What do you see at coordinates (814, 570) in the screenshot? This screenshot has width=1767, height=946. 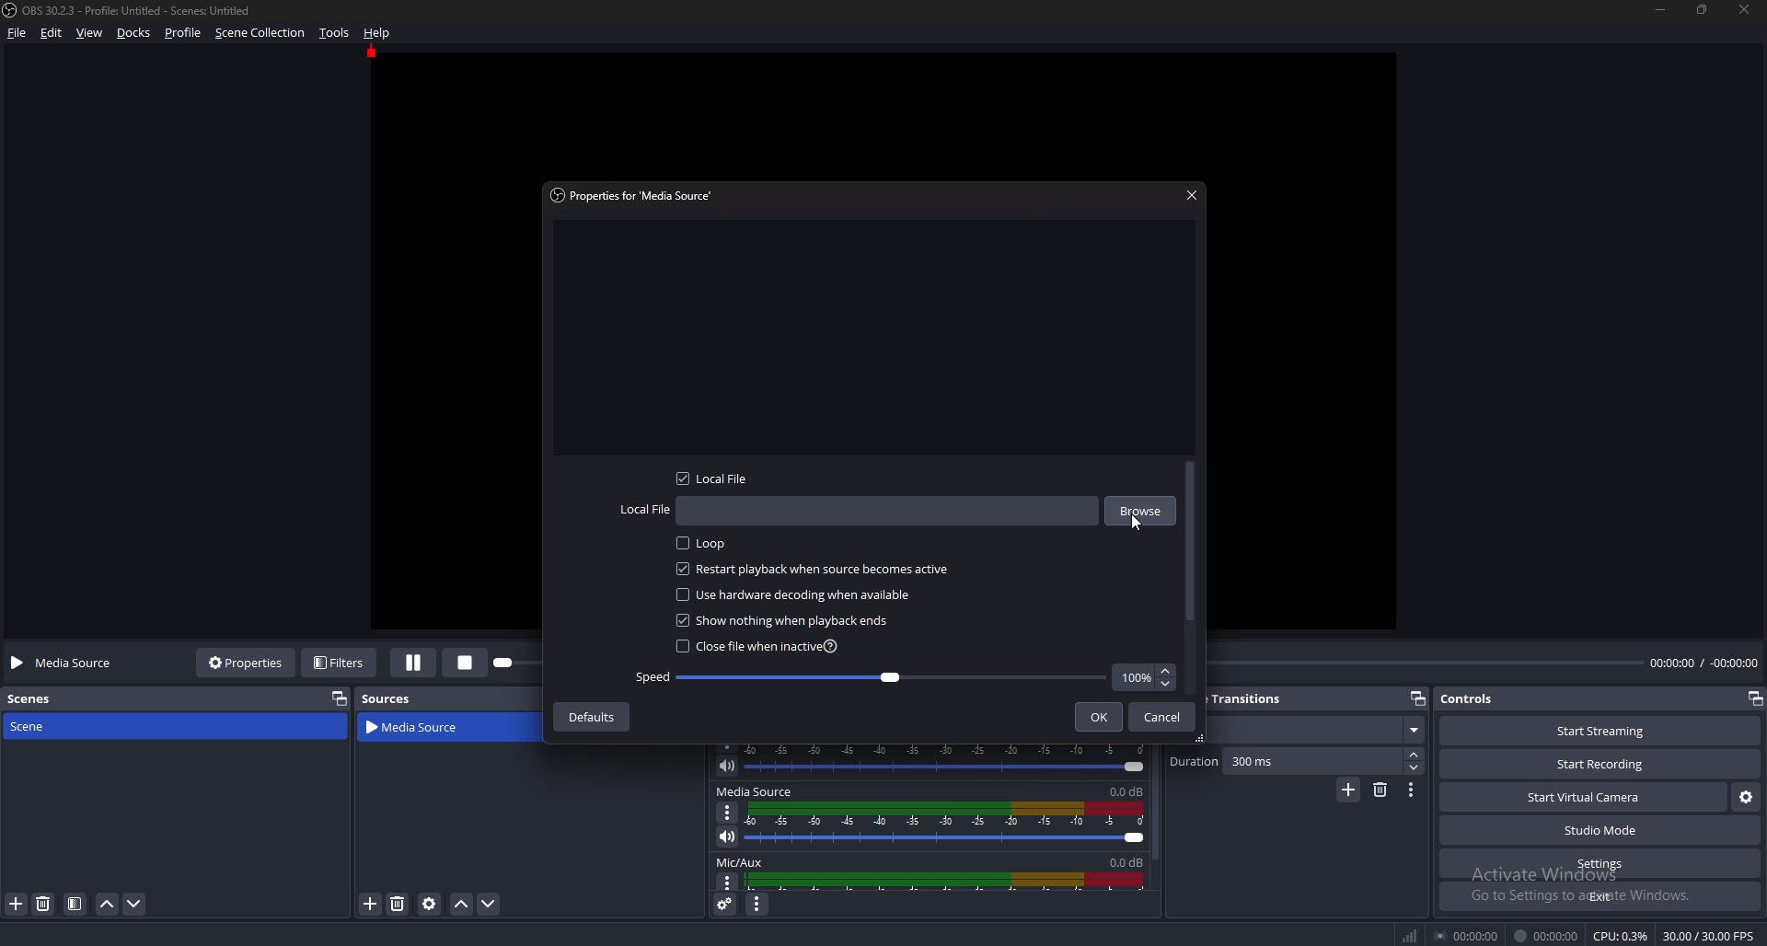 I see `Restart playback when source becomes active` at bounding box center [814, 570].